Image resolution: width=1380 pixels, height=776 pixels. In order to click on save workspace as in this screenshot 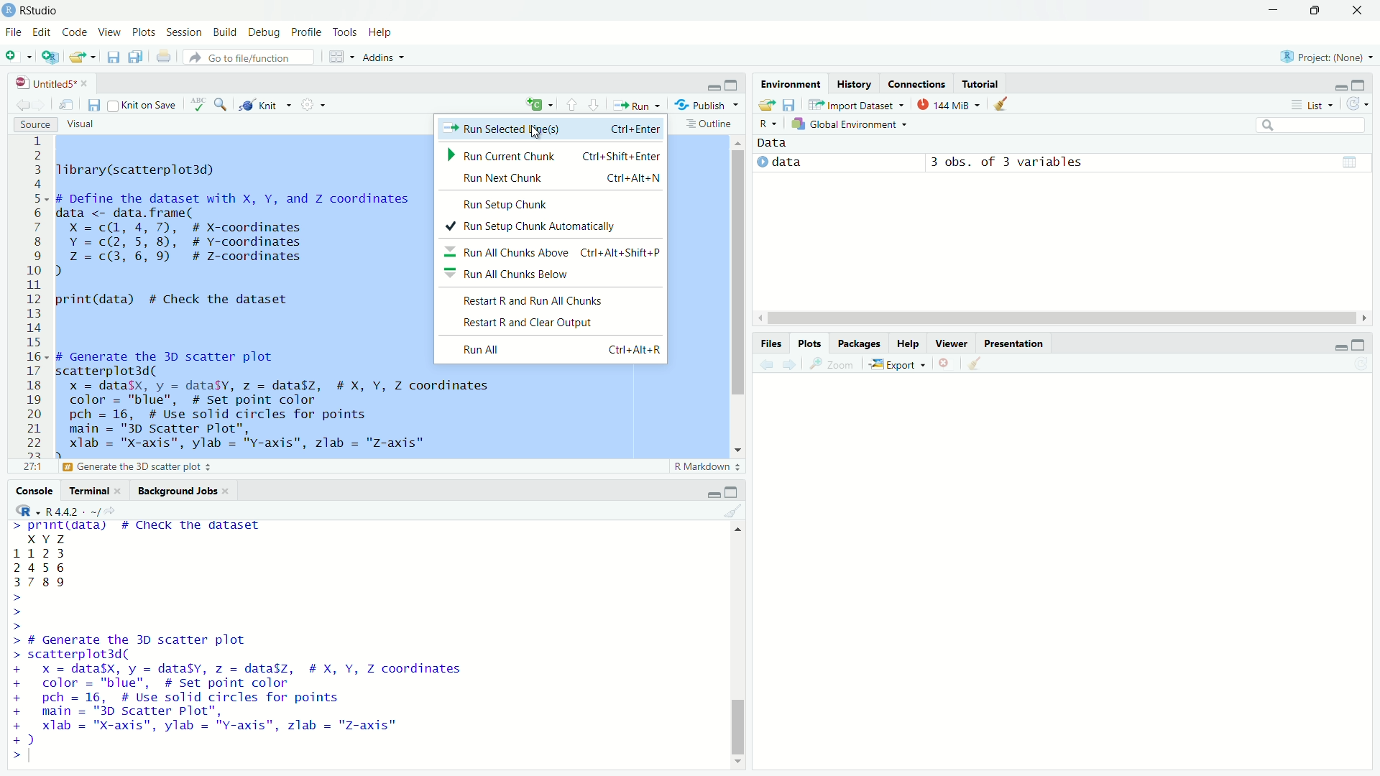, I will do `click(791, 106)`.